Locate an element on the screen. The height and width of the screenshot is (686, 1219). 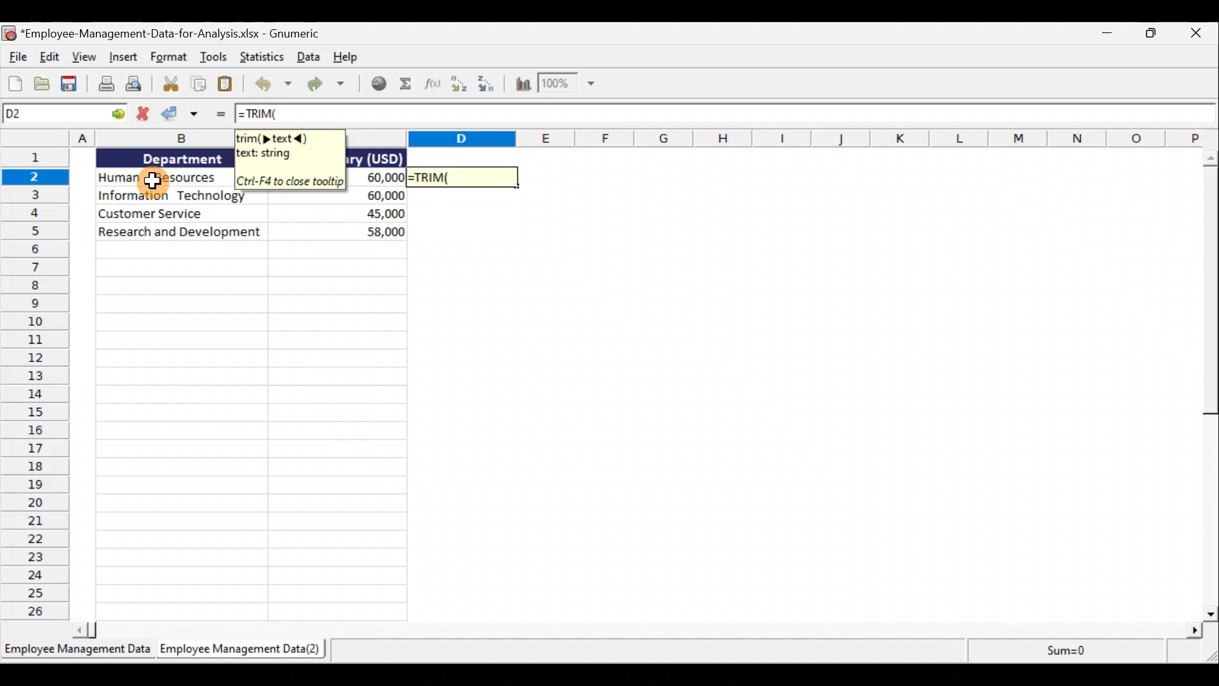
scroll bar is located at coordinates (1208, 386).